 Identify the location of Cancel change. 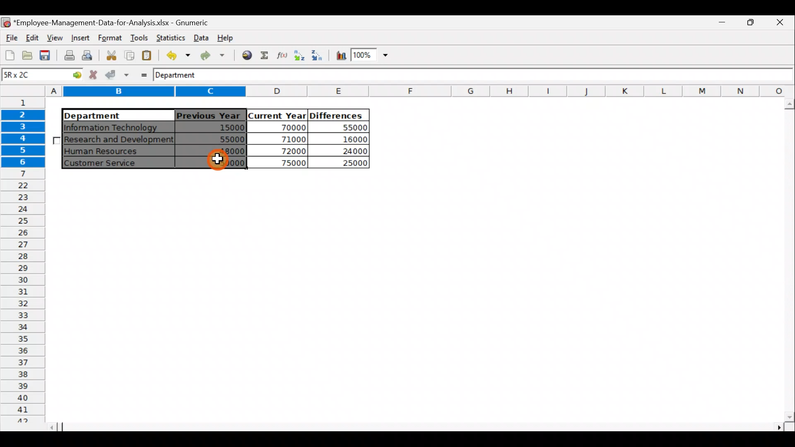
(94, 75).